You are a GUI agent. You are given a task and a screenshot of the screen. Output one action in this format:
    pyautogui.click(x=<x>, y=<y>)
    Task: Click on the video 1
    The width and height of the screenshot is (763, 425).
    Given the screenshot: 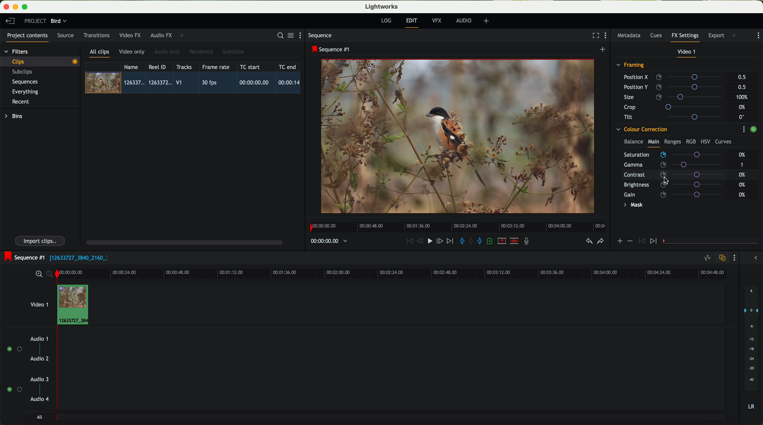 What is the action you would take?
    pyautogui.click(x=39, y=303)
    